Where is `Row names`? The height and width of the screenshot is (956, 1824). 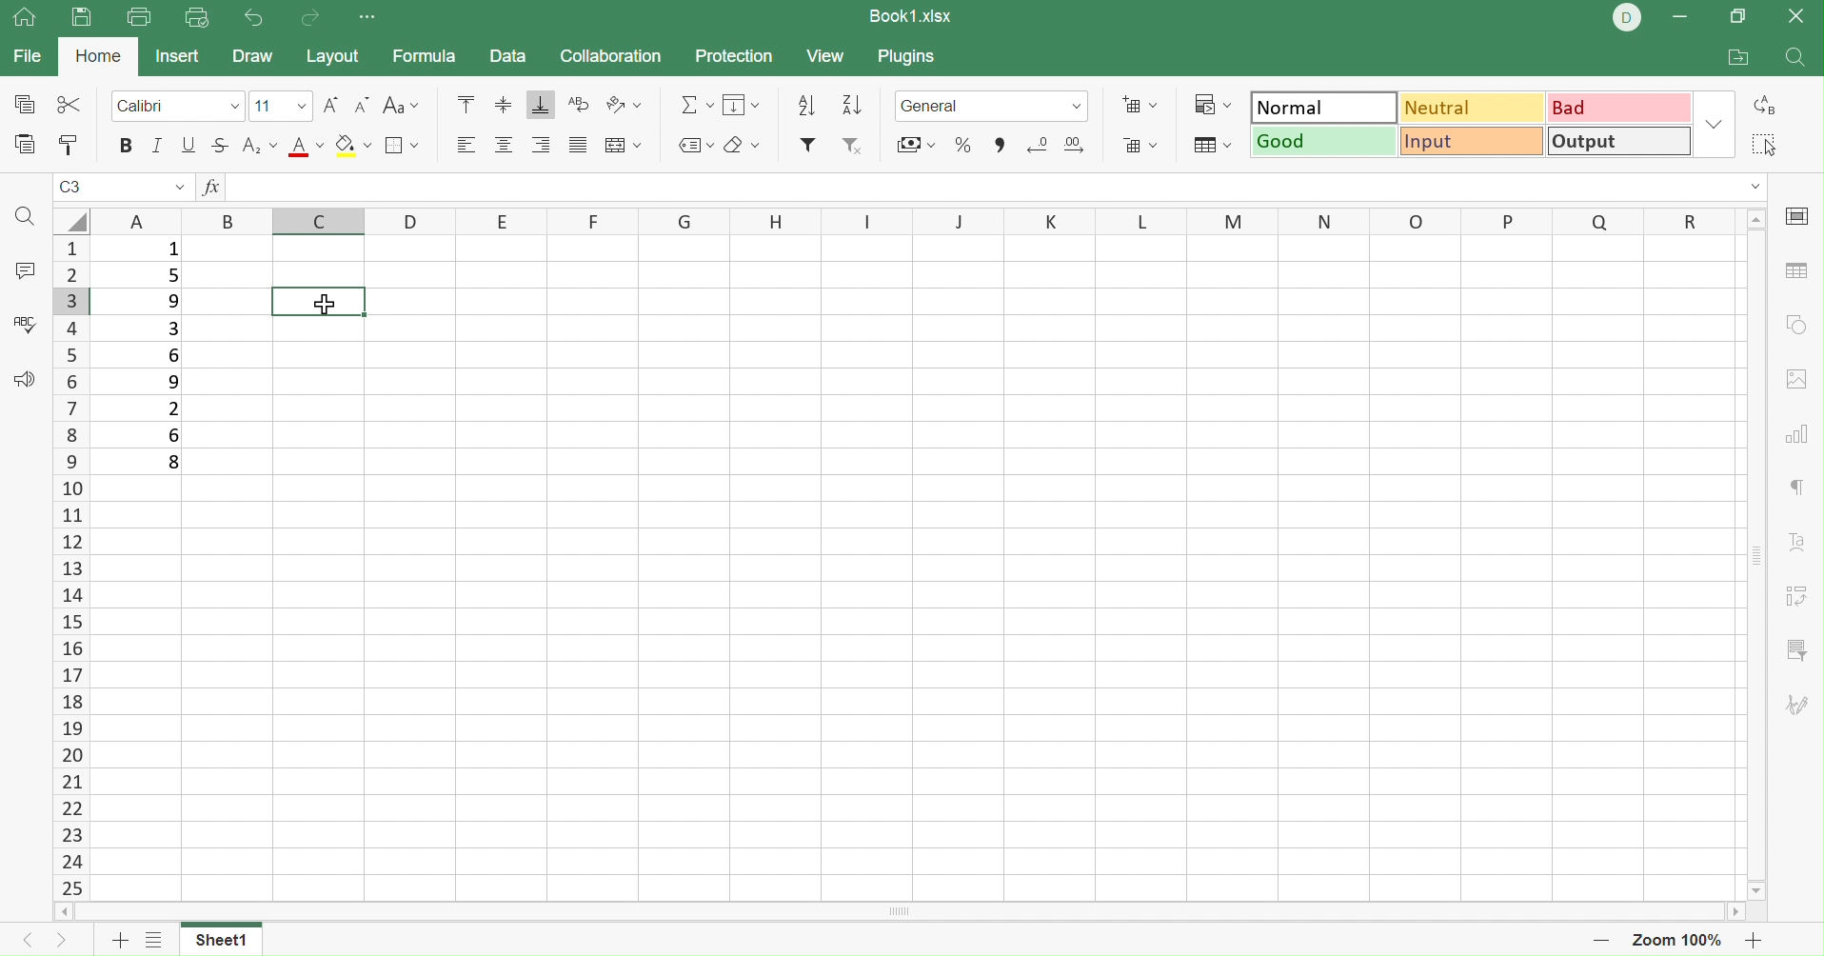 Row names is located at coordinates (70, 568).